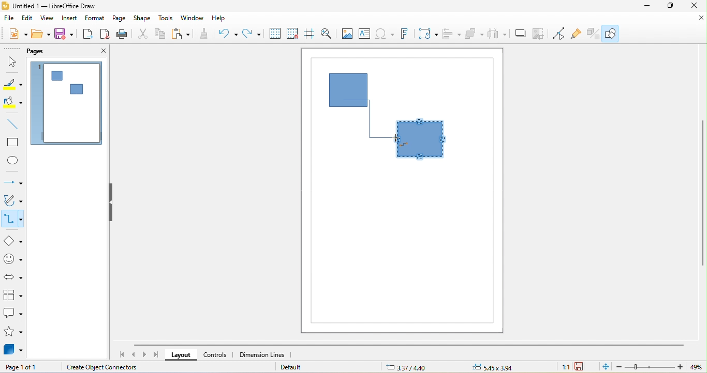 The image size is (707, 373). I want to click on display grid, so click(275, 34).